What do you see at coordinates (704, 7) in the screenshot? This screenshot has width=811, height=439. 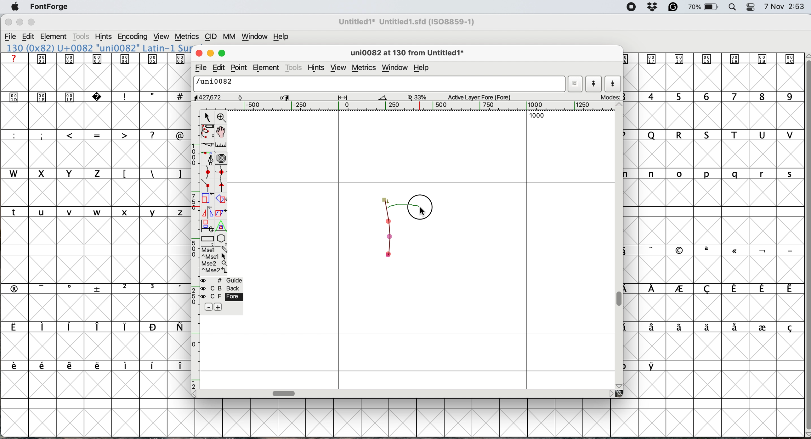 I see `battery` at bounding box center [704, 7].